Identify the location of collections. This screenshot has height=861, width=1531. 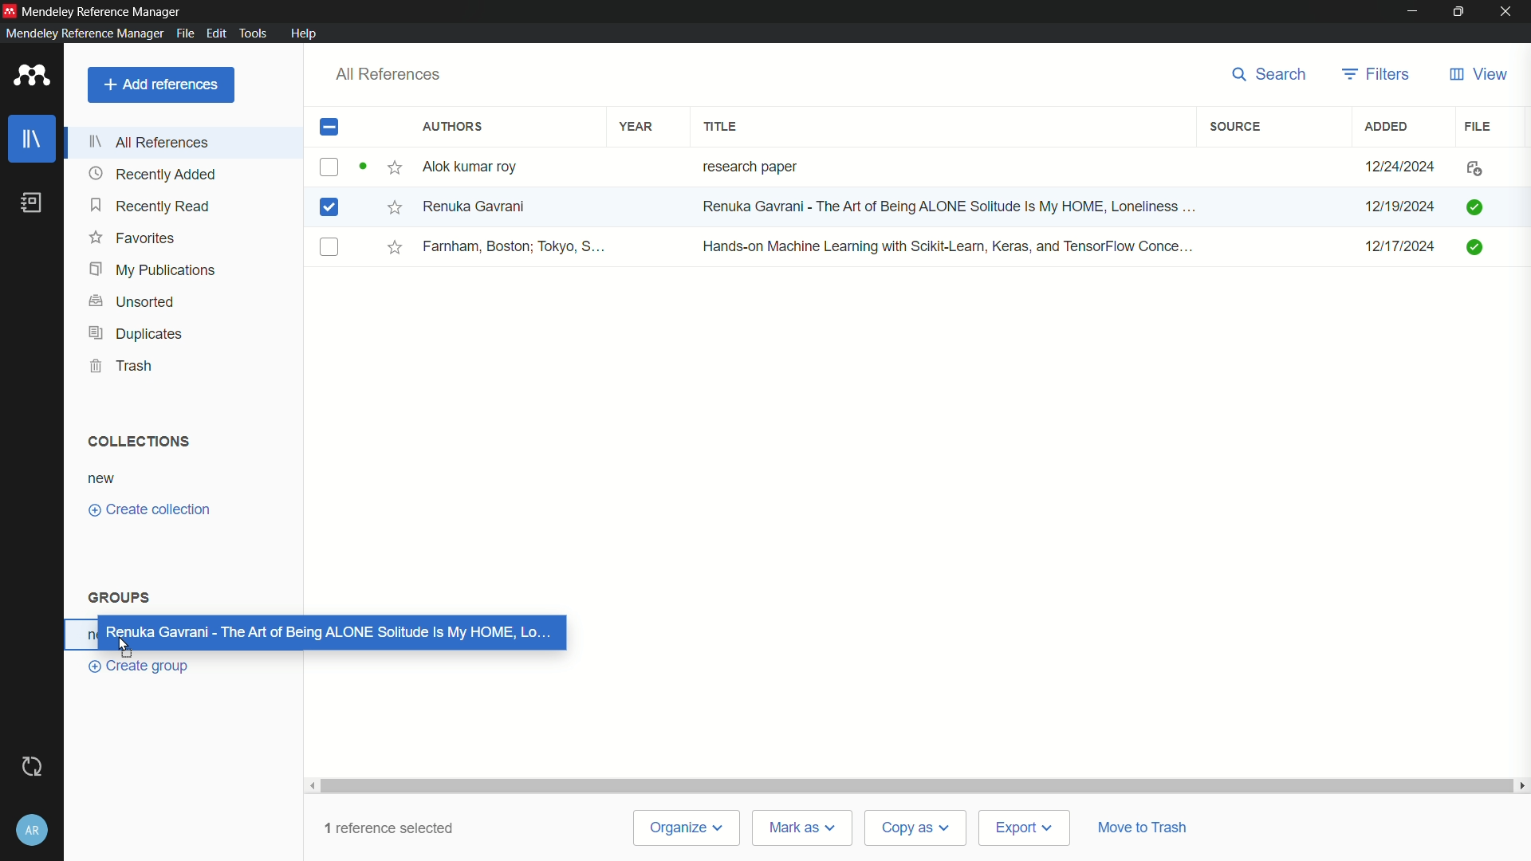
(135, 440).